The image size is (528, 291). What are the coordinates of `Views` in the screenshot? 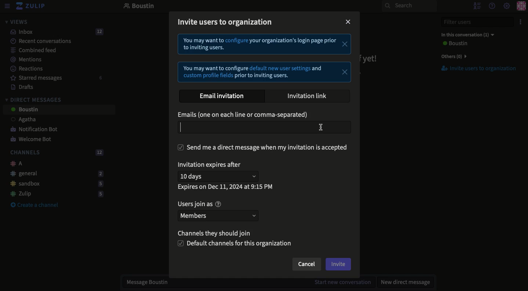 It's located at (16, 22).